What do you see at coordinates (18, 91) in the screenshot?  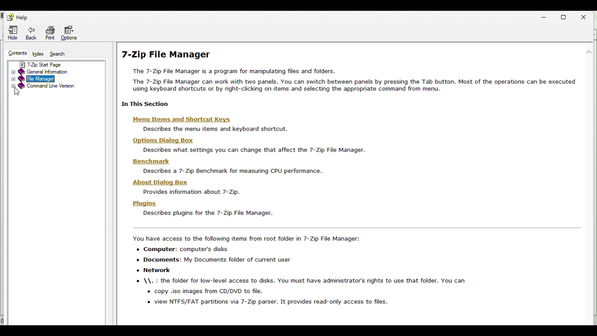 I see `Cursor` at bounding box center [18, 91].